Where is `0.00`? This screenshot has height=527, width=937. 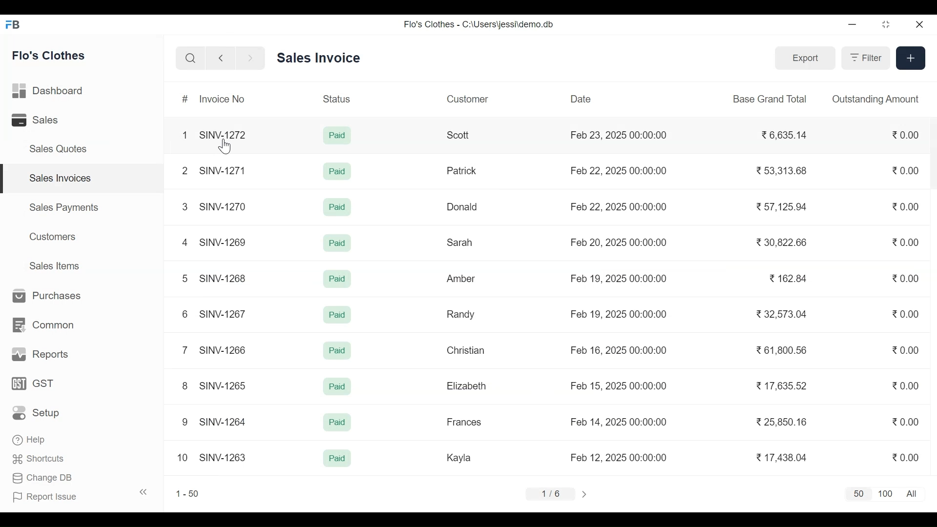 0.00 is located at coordinates (907, 350).